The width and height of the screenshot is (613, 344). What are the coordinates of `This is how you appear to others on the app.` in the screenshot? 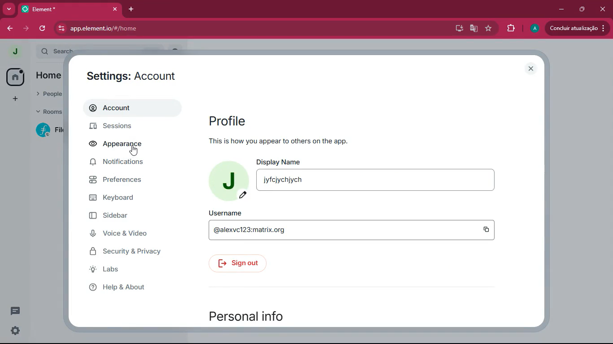 It's located at (277, 141).